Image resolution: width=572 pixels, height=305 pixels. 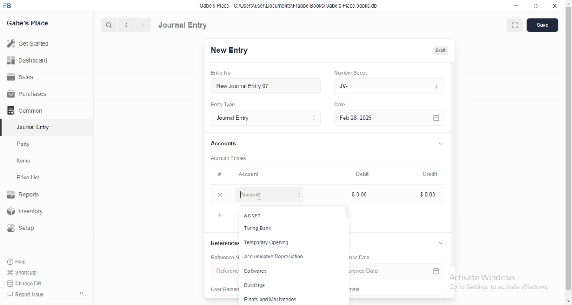 What do you see at coordinates (8, 6) in the screenshot?
I see `FB logo` at bounding box center [8, 6].